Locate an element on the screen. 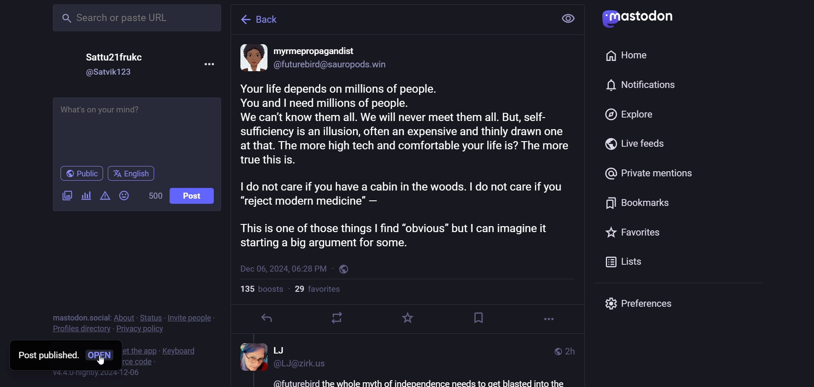 This screenshot has height=387, width=814. cursor is located at coordinates (198, 279).